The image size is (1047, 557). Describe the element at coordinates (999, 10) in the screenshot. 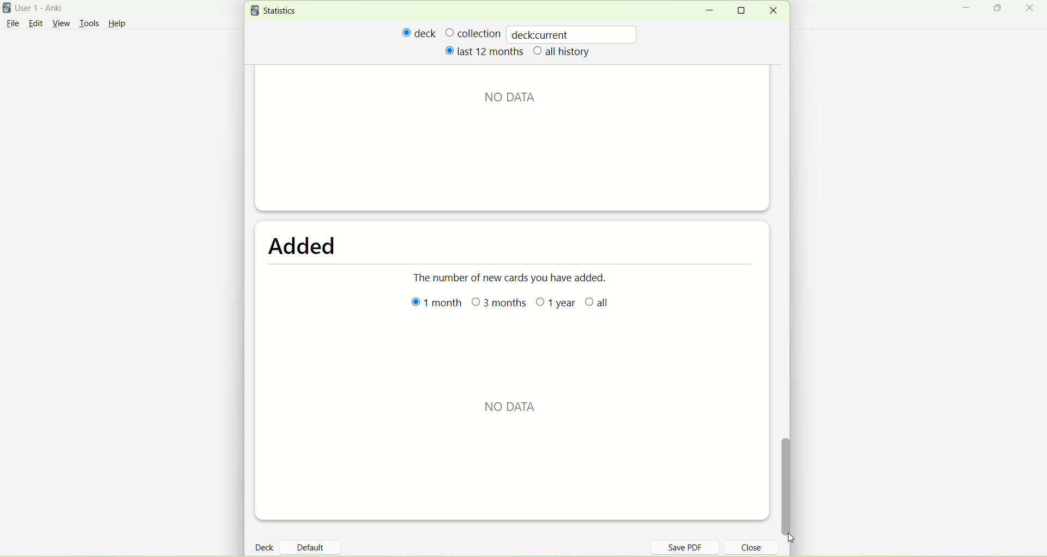

I see `maximize` at that location.